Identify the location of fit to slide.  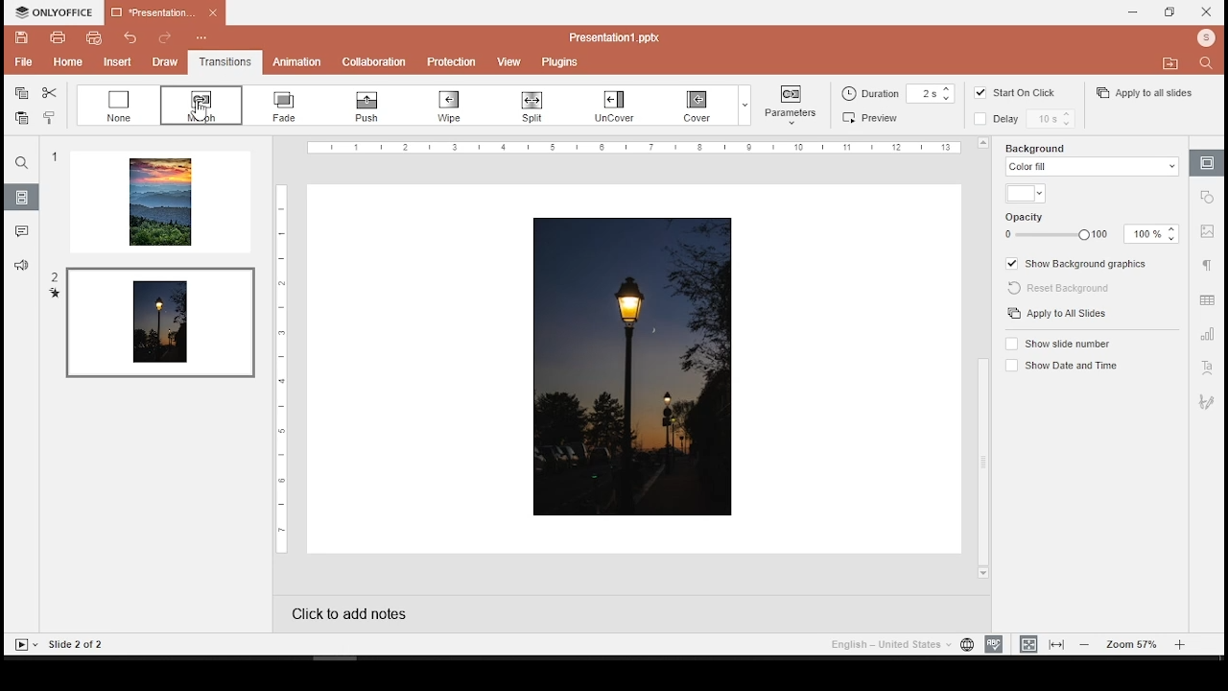
(1028, 644).